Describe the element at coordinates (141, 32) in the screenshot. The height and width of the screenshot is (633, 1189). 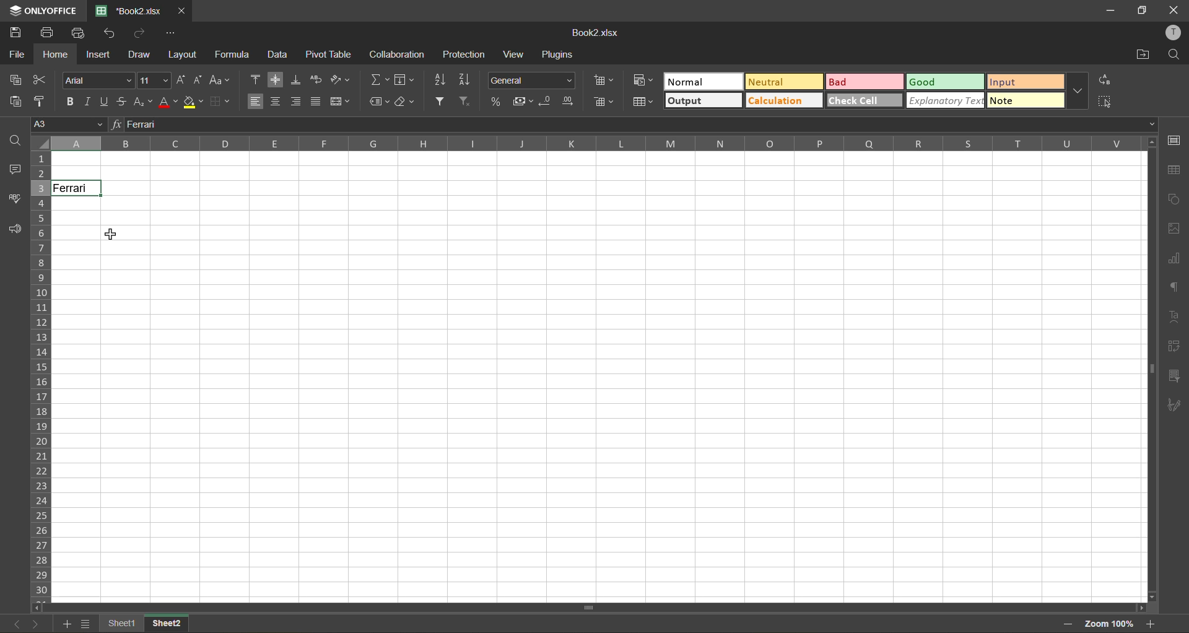
I see `redo` at that location.